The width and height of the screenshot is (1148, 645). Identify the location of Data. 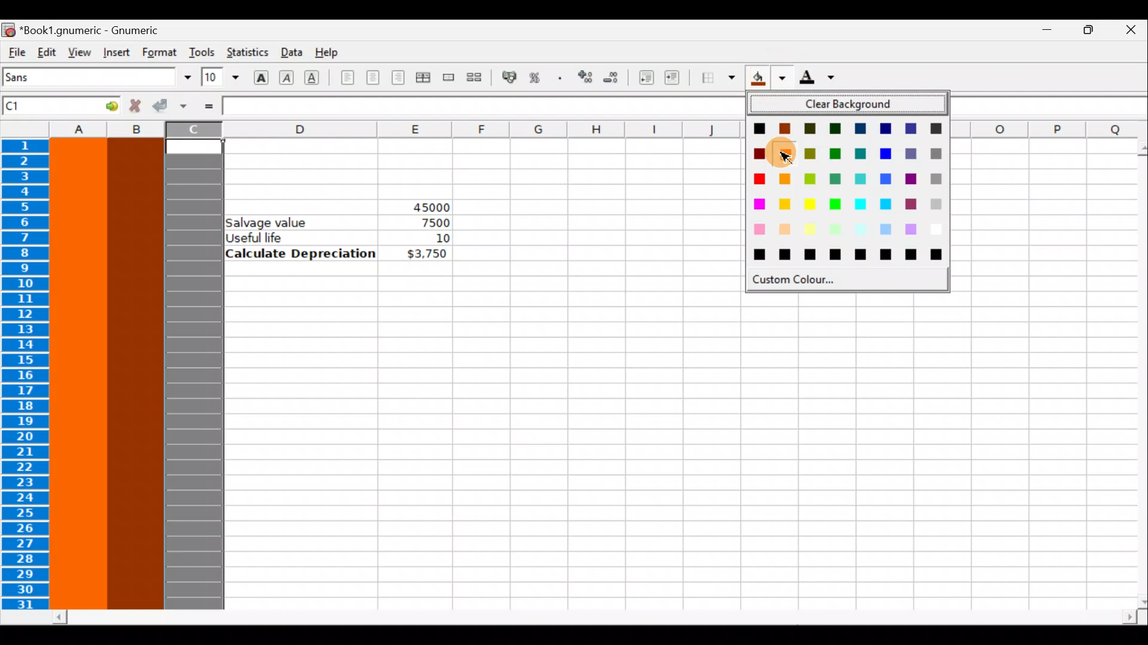
(290, 51).